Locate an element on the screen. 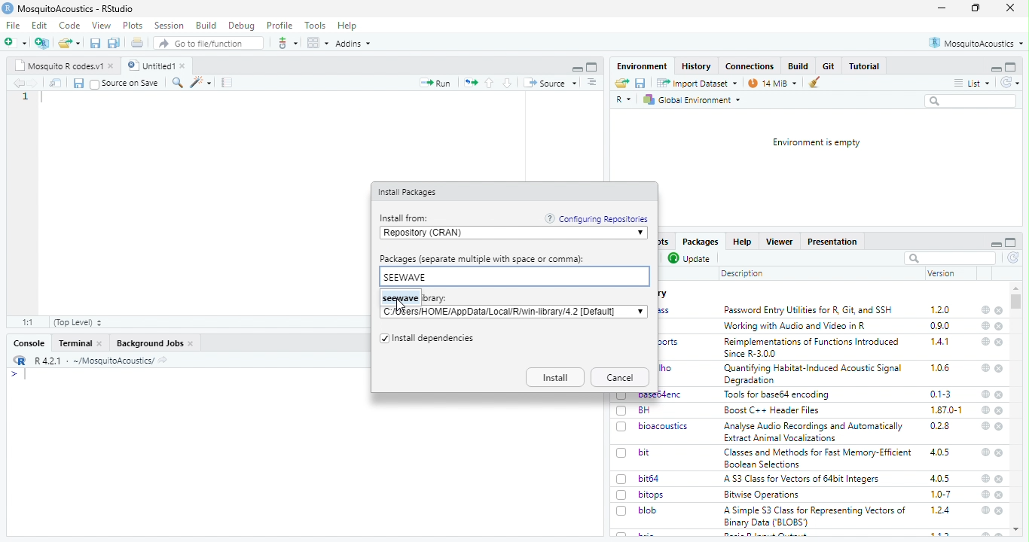 This screenshot has width=1029, height=542. Environment is located at coordinates (643, 66).